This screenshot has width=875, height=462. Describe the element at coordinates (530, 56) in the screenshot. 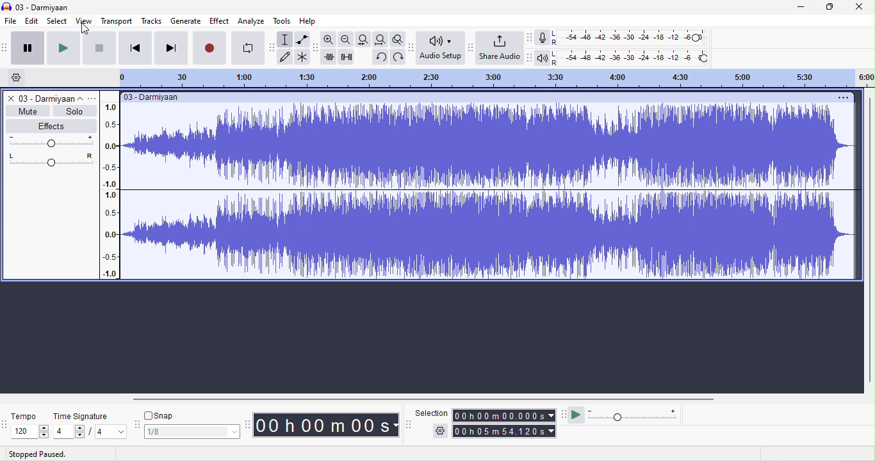

I see `audacity playback meter tool bar` at that location.